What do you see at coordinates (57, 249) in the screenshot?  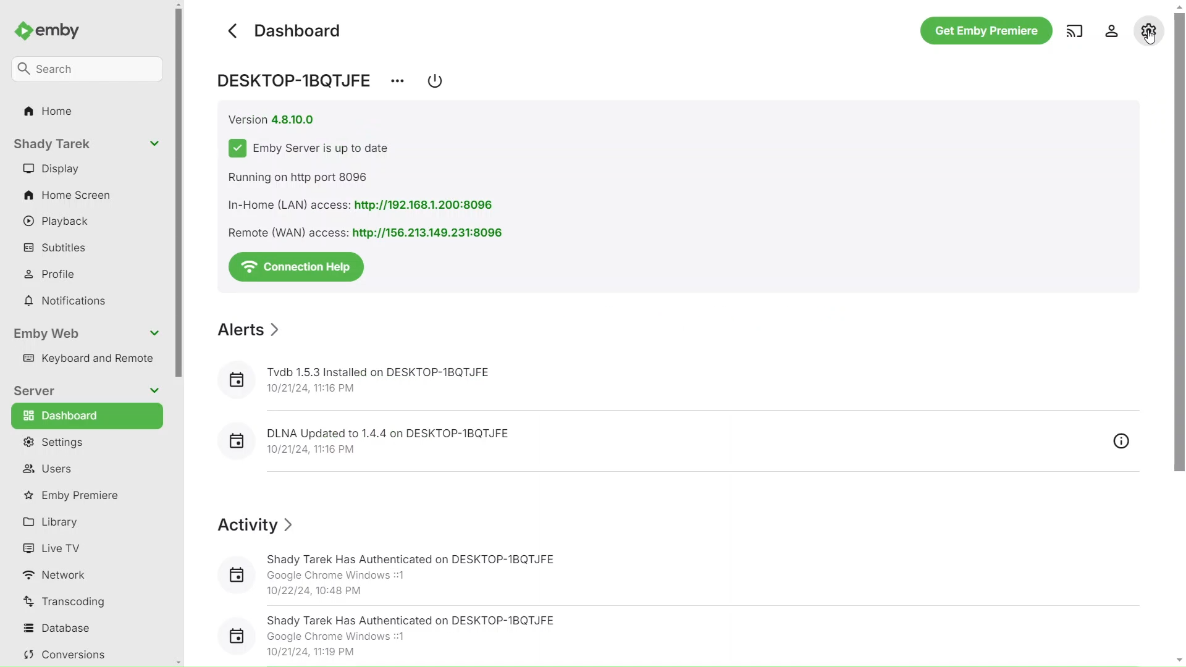 I see `Subtitles` at bounding box center [57, 249].